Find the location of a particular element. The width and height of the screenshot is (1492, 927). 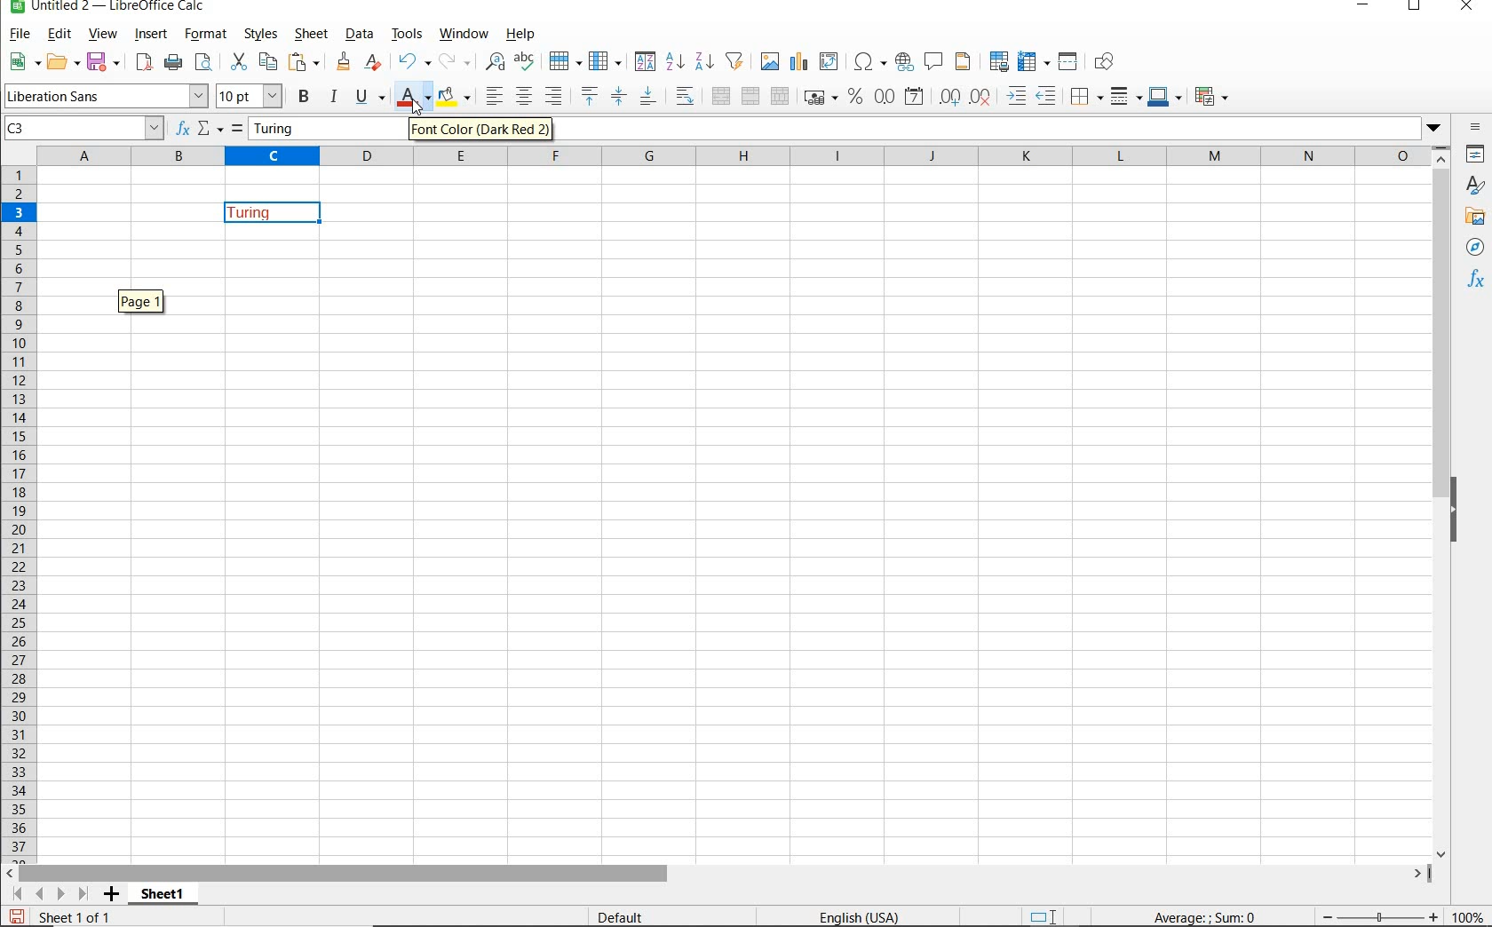

BACKGROUND COLOR is located at coordinates (457, 97).